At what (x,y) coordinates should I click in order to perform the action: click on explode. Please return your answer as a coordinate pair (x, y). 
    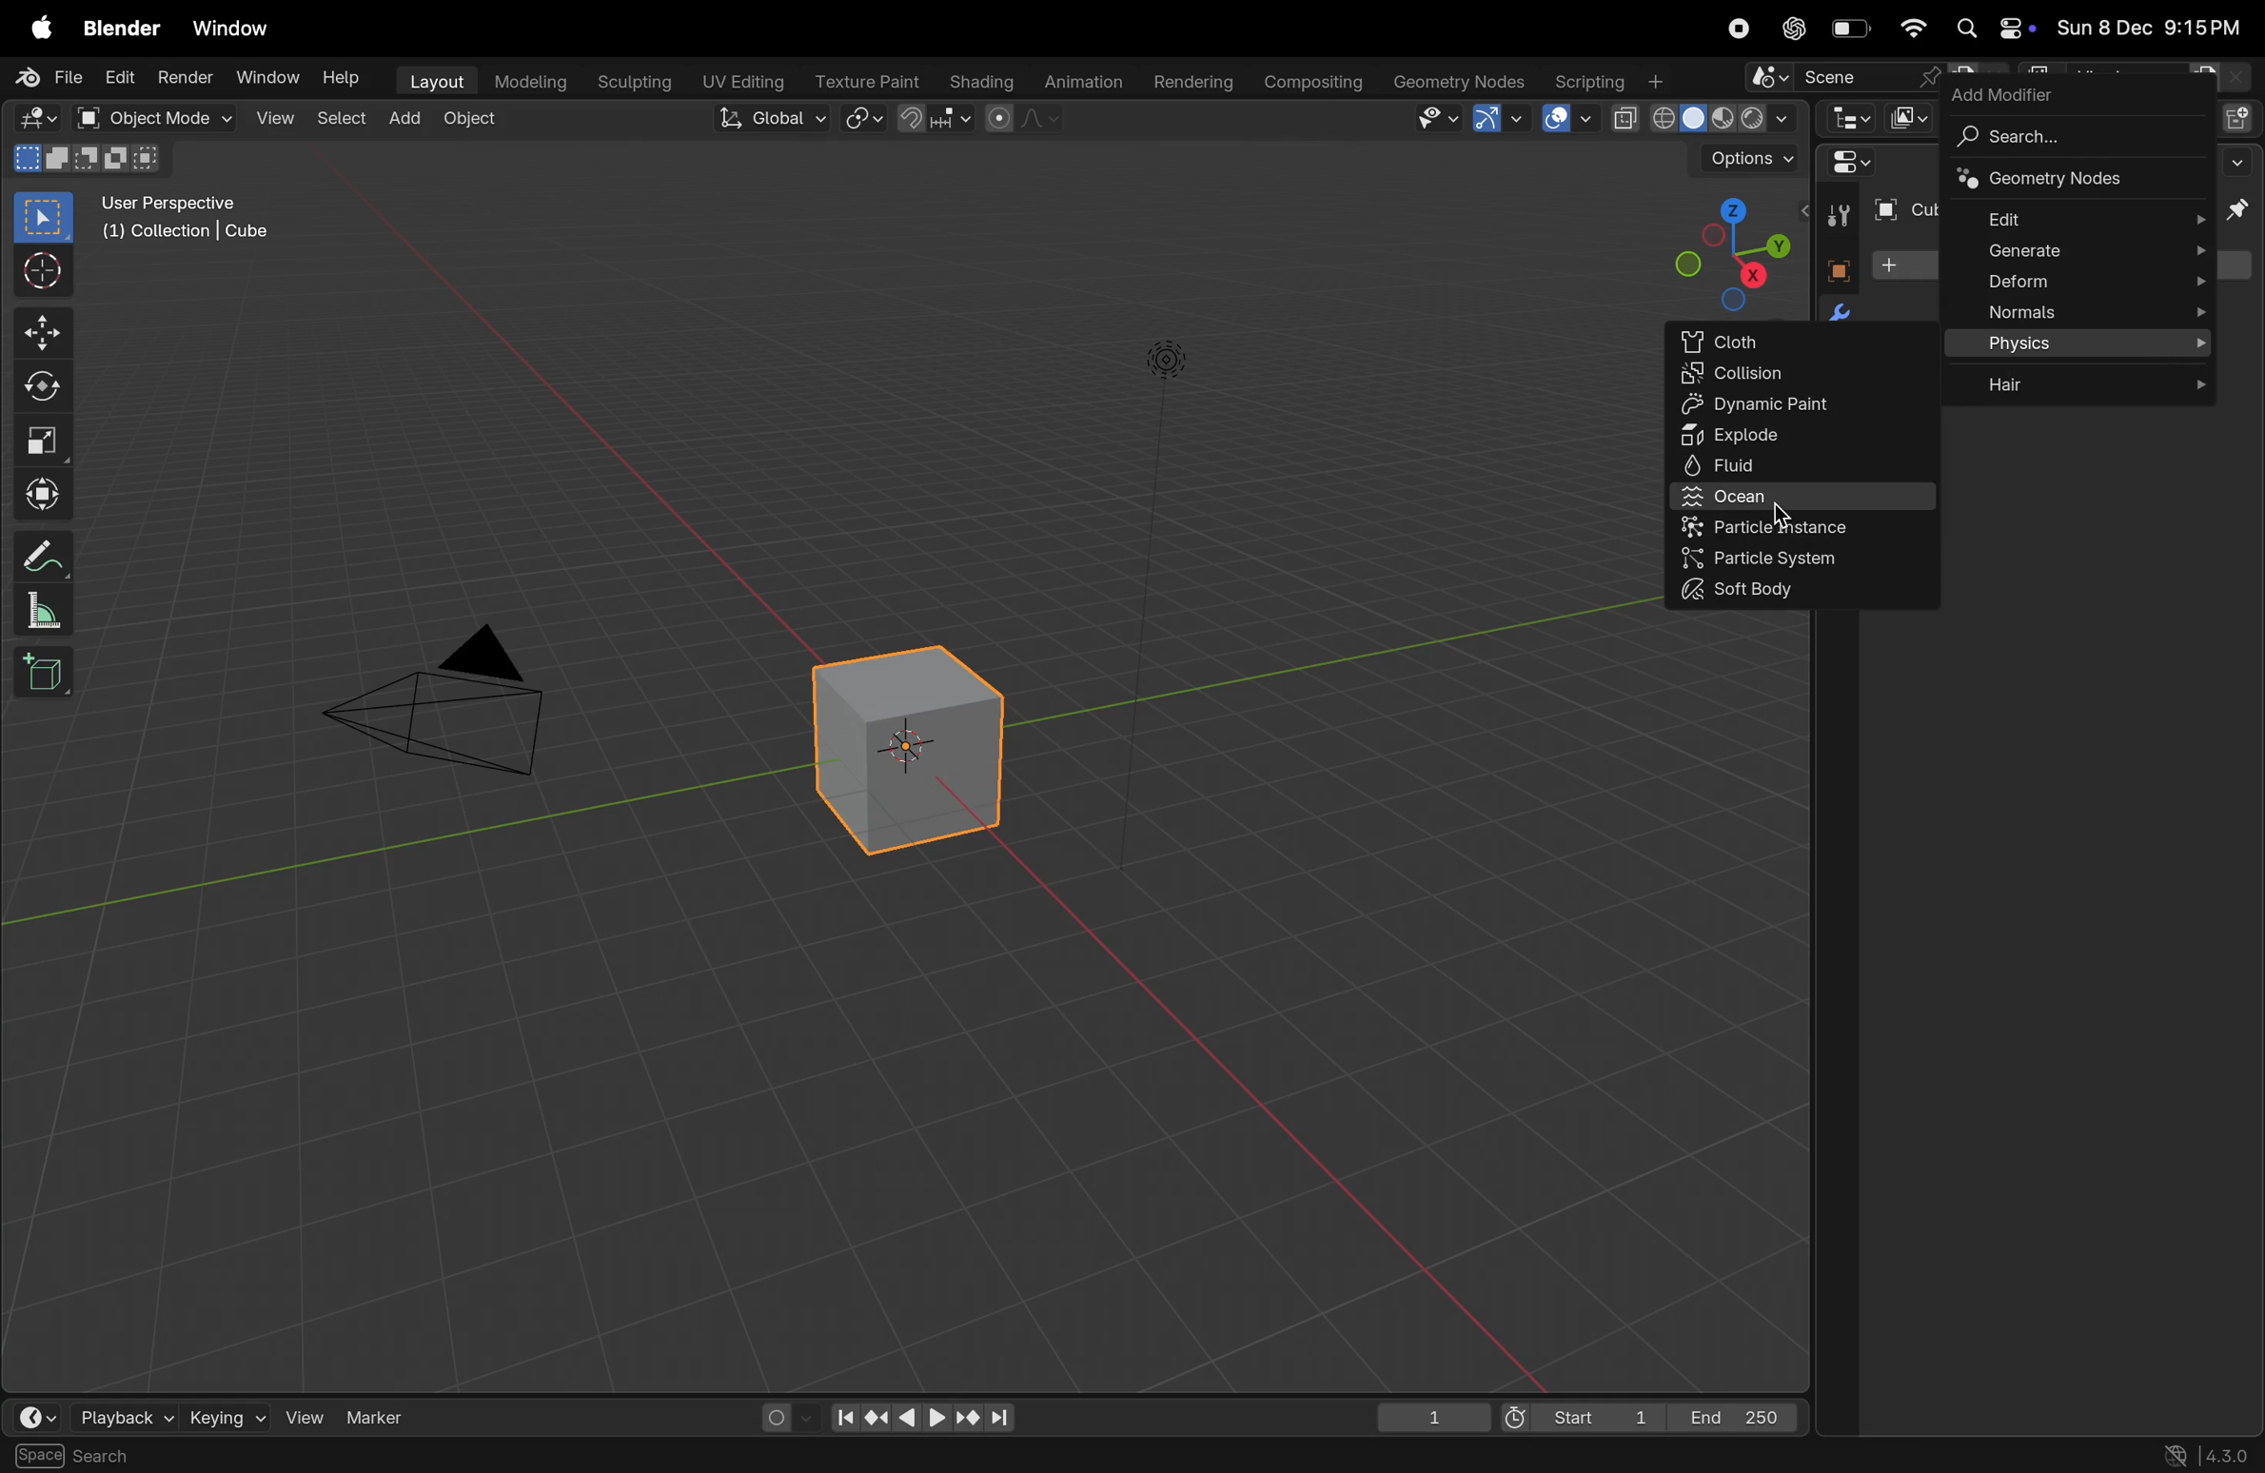
    Looking at the image, I should click on (1804, 434).